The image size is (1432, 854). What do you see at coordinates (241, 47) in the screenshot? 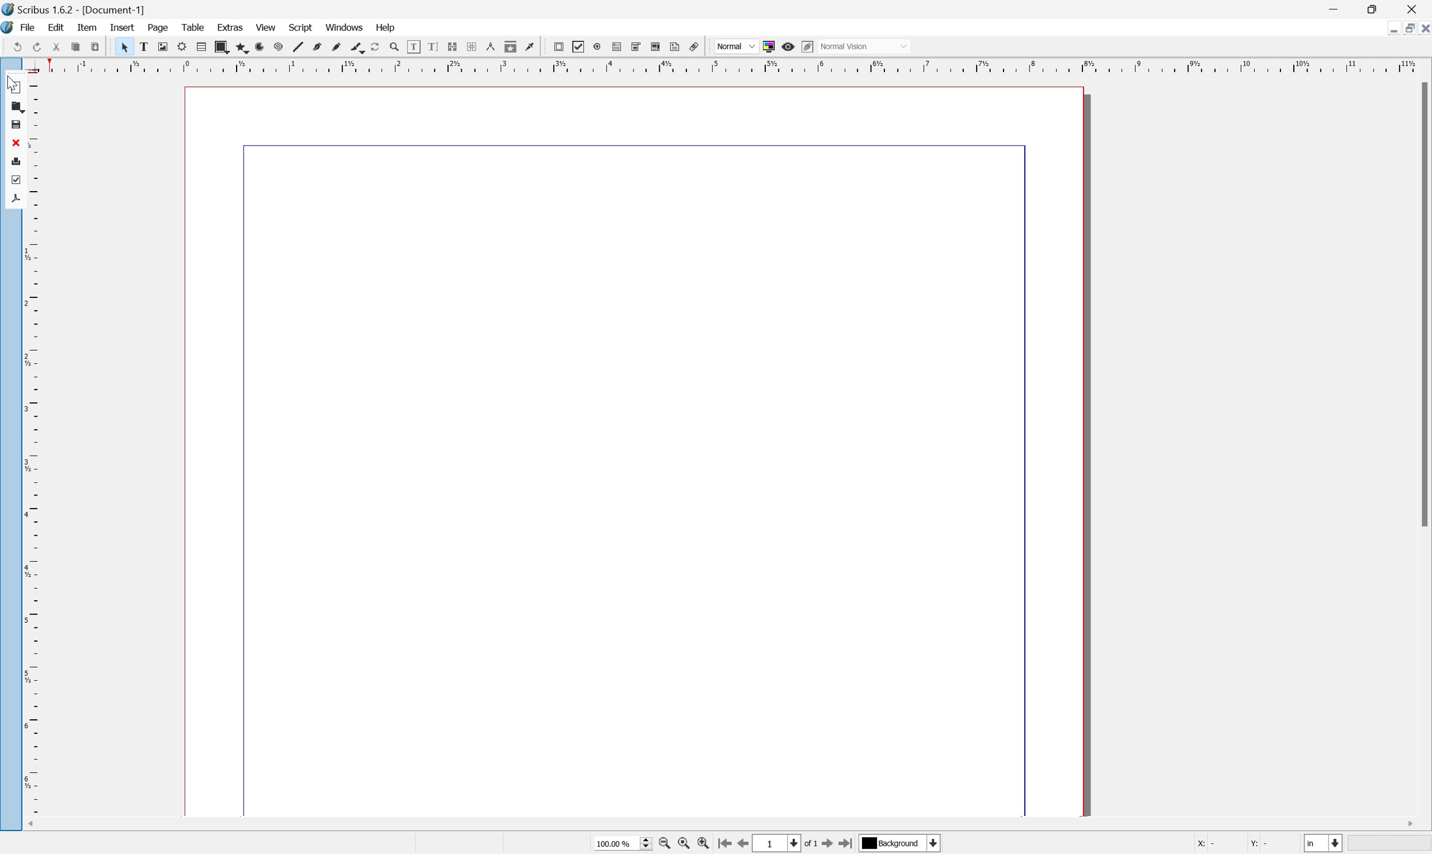
I see `preflight verifier` at bounding box center [241, 47].